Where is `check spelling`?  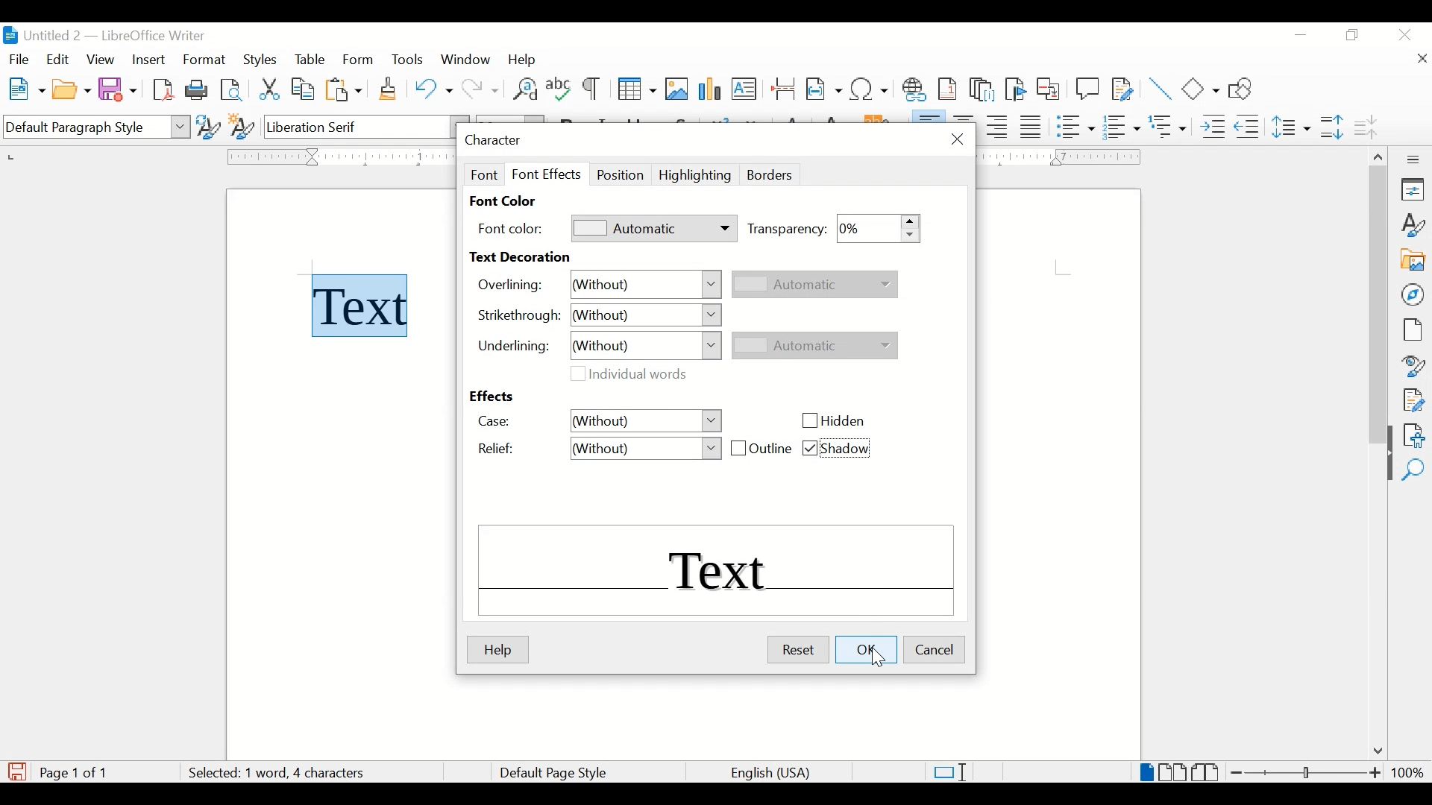 check spelling is located at coordinates (559, 88).